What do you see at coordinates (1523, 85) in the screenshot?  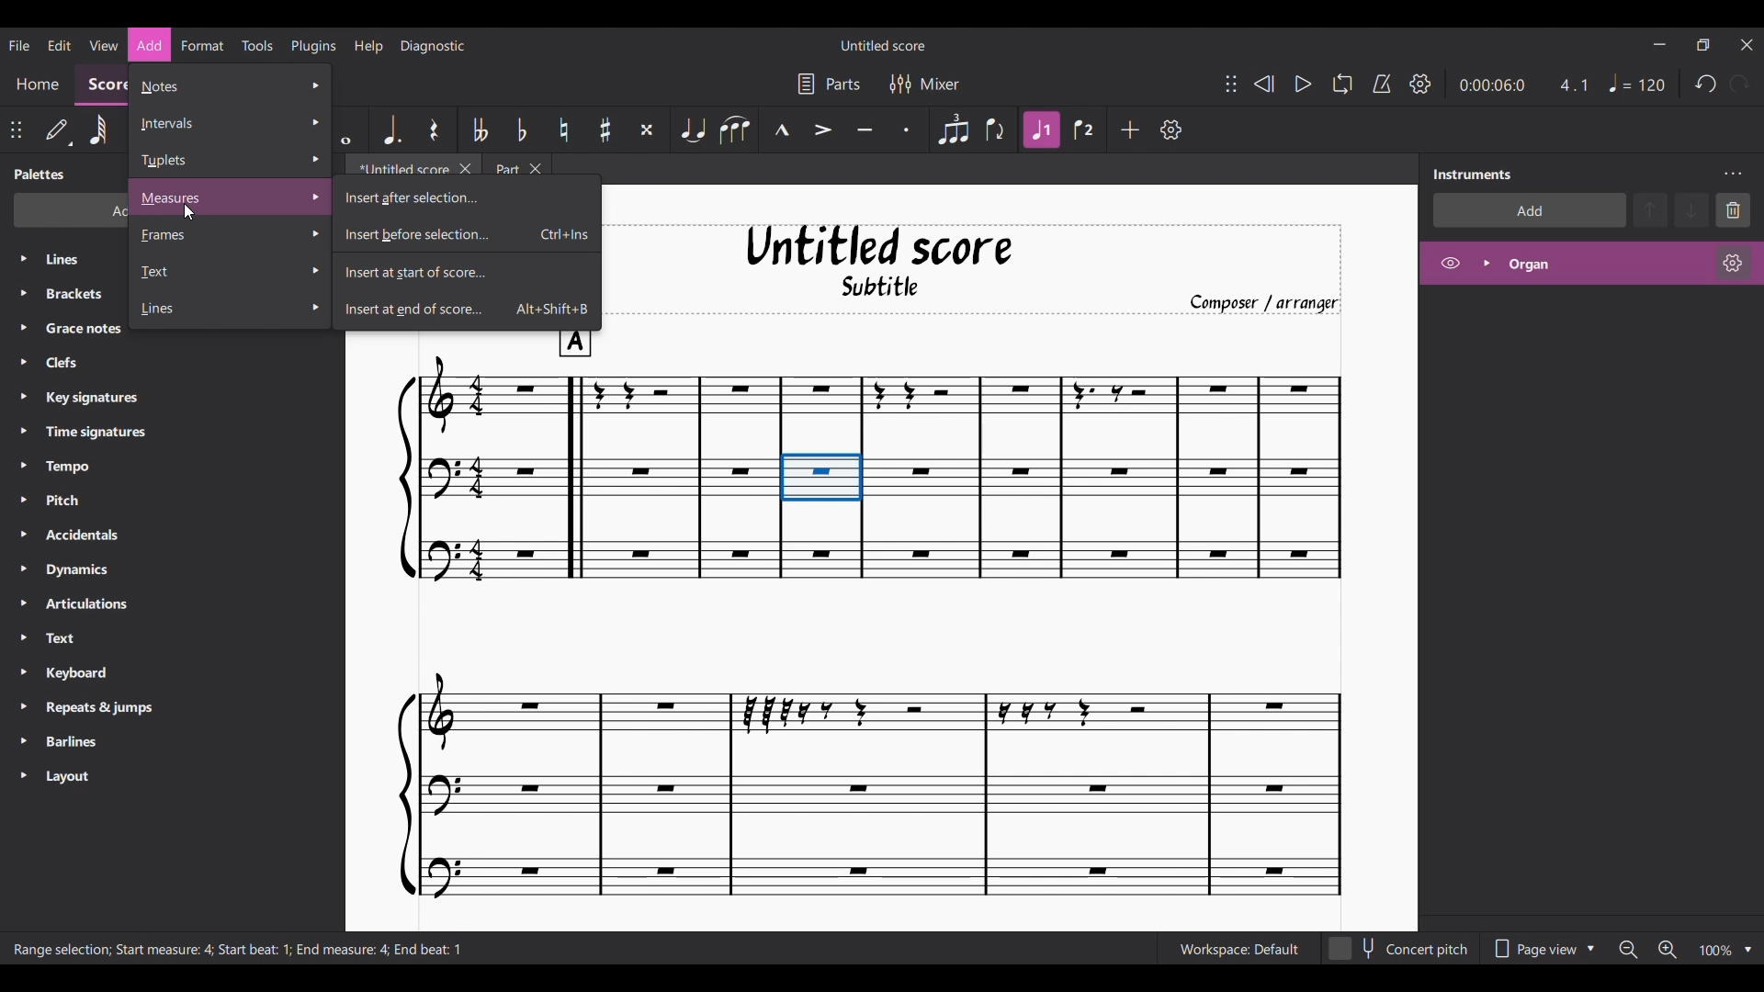 I see `Current duration and ratio of score` at bounding box center [1523, 85].